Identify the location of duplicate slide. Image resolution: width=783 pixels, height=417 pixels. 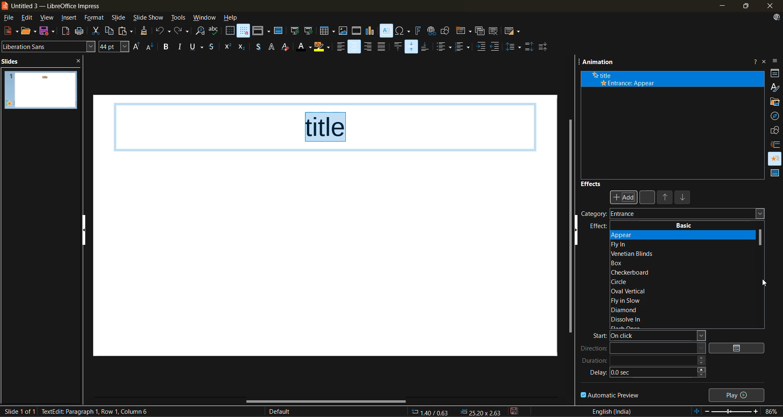
(480, 32).